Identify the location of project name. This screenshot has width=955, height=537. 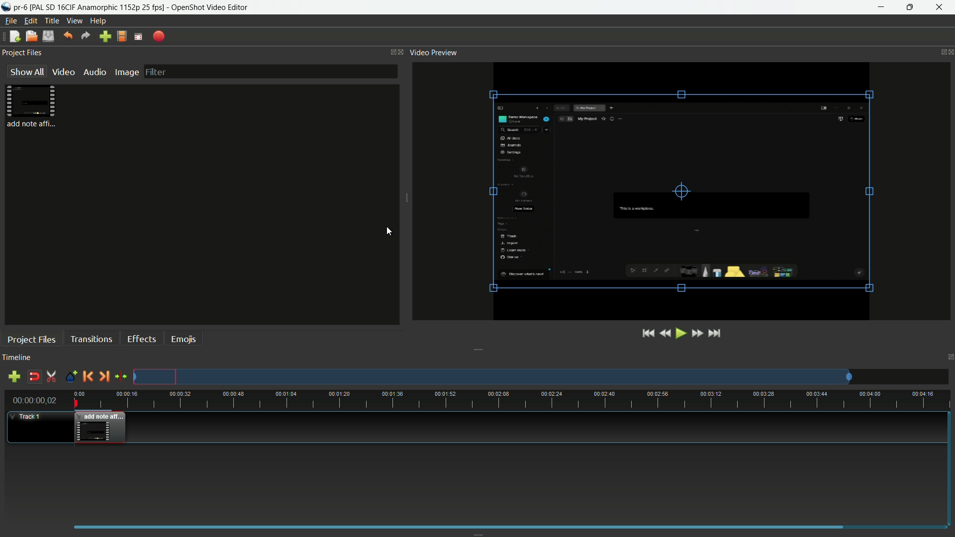
(20, 7).